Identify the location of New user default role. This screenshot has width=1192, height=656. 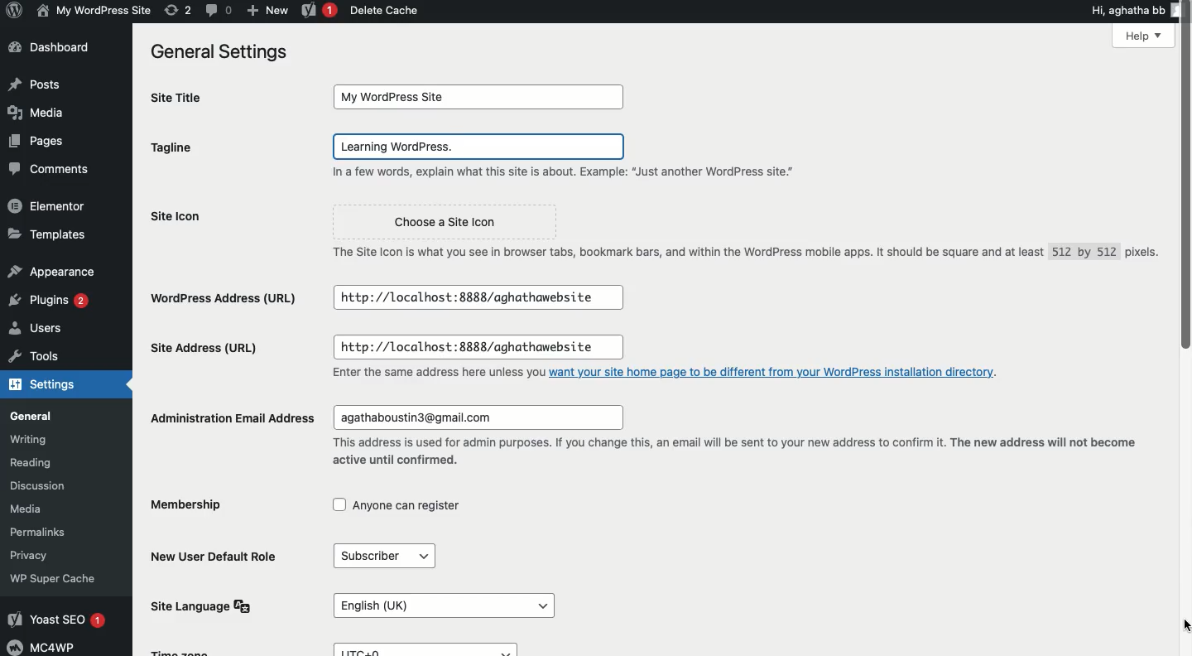
(217, 556).